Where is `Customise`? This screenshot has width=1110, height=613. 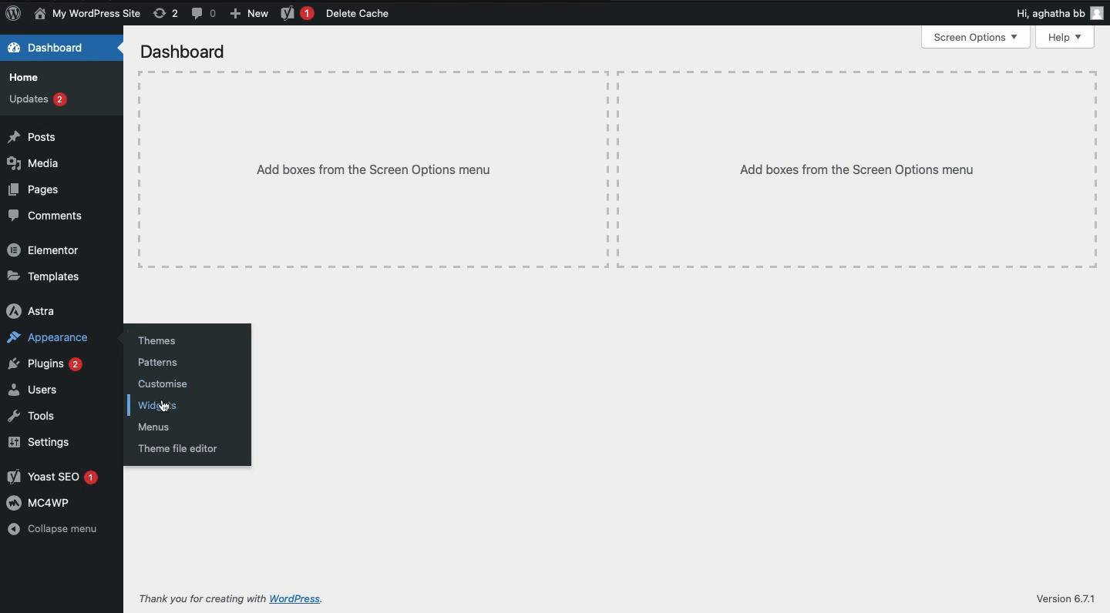 Customise is located at coordinates (166, 386).